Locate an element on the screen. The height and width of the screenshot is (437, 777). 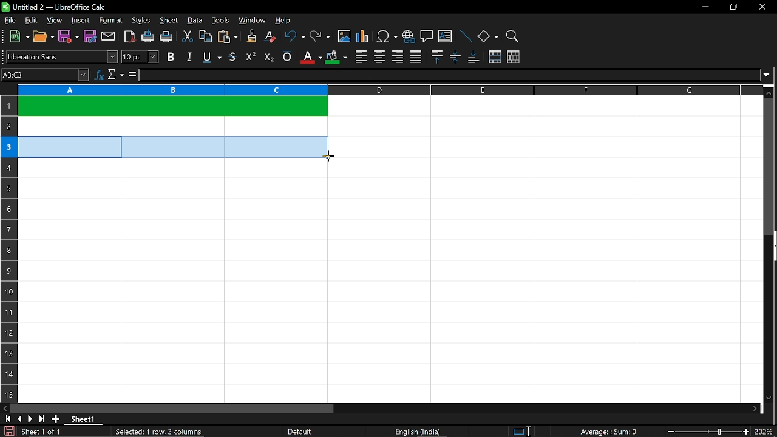
insert text is located at coordinates (446, 36).